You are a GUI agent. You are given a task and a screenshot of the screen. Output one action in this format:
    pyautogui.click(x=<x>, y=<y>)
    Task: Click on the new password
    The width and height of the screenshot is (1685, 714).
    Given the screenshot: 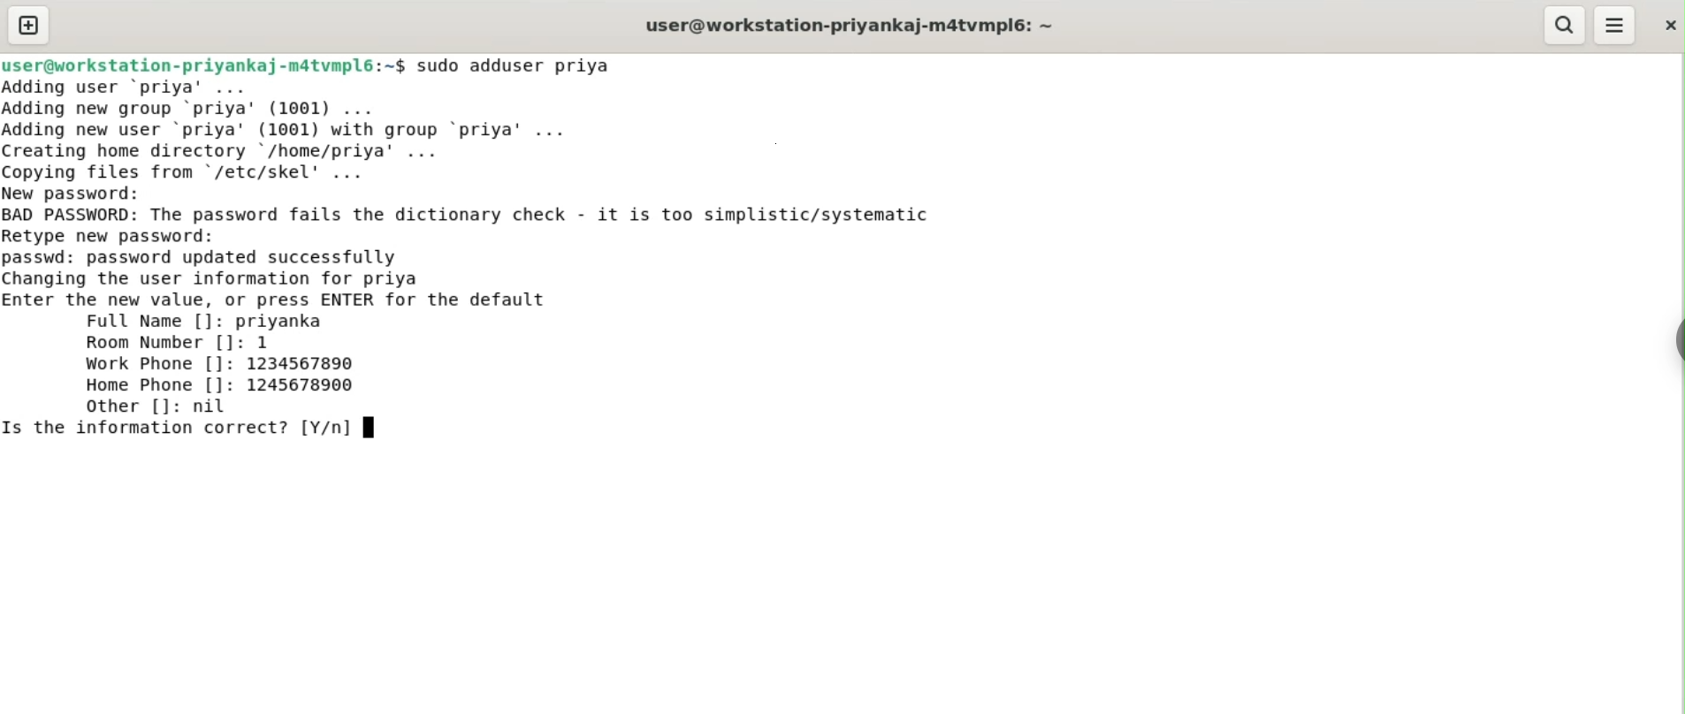 What is the action you would take?
    pyautogui.click(x=85, y=193)
    